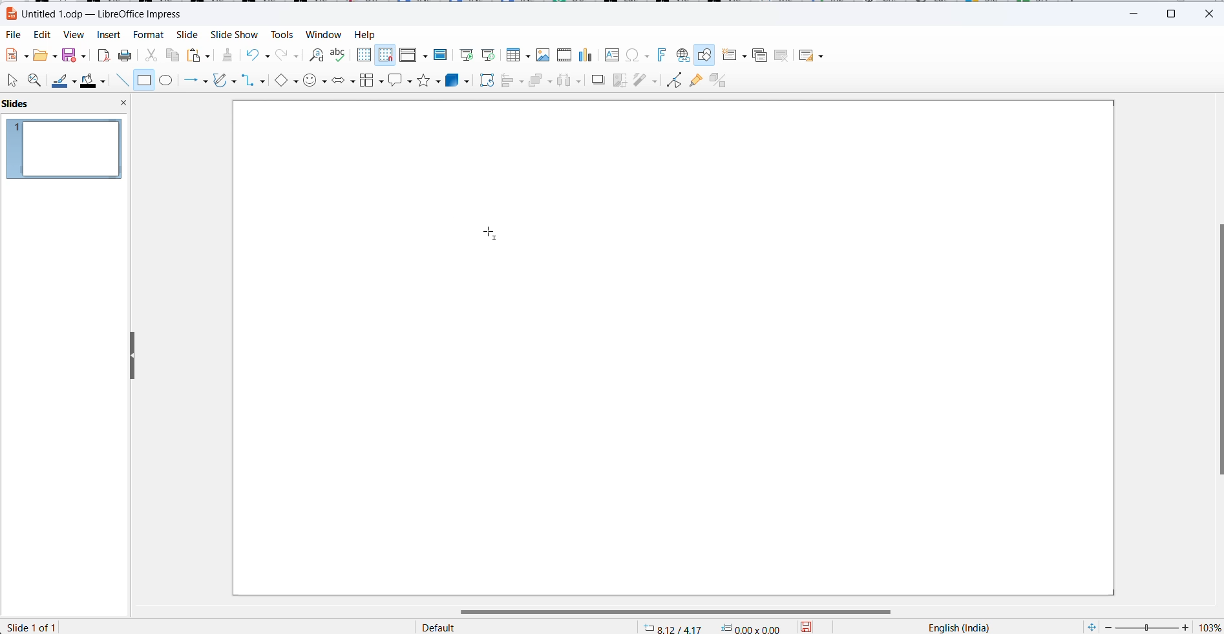 Image resolution: width=1224 pixels, height=634 pixels. Describe the element at coordinates (44, 56) in the screenshot. I see `fill options` at that location.